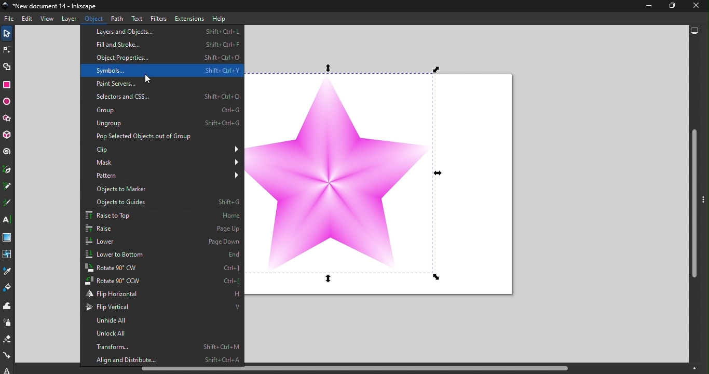  What do you see at coordinates (190, 18) in the screenshot?
I see `Extensions` at bounding box center [190, 18].